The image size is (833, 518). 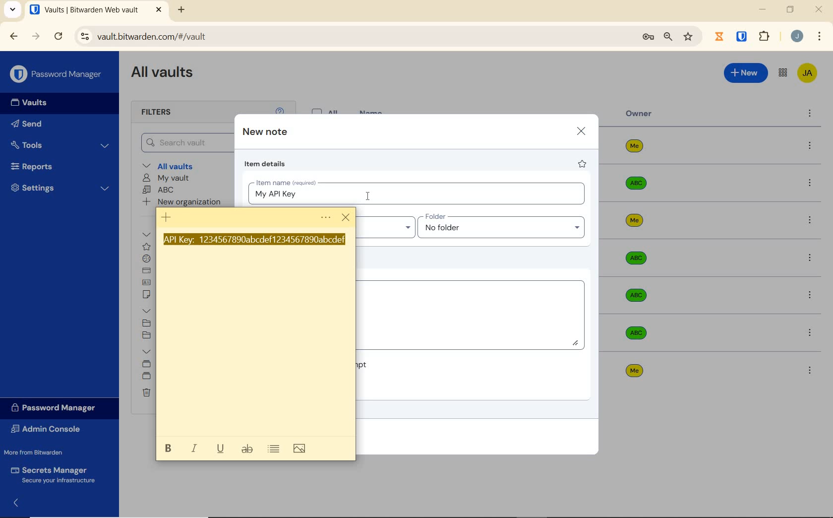 I want to click on identity, so click(x=148, y=283).